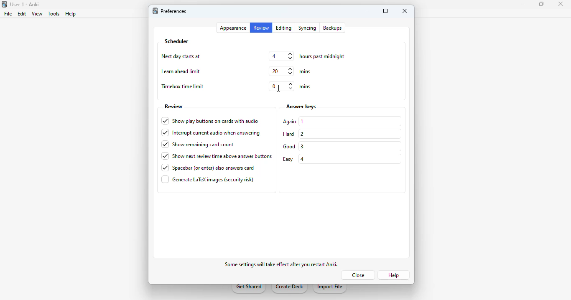  Describe the element at coordinates (198, 144) in the screenshot. I see `show remaining card count` at that location.